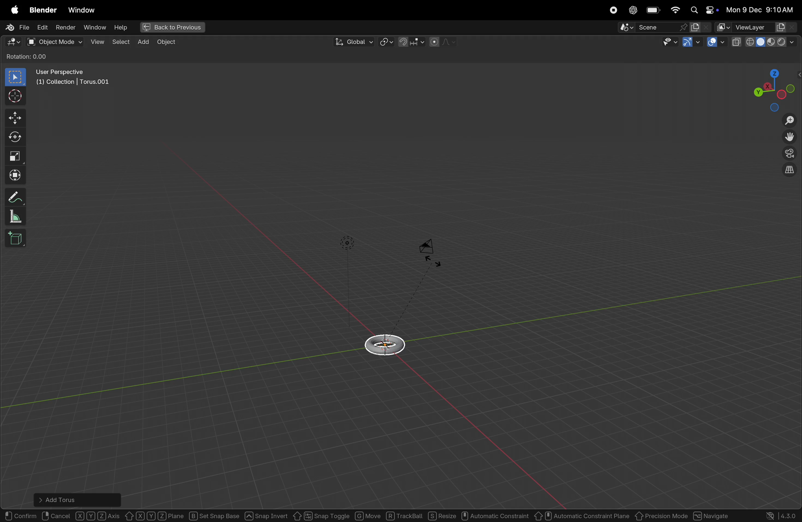 The image size is (802, 522). What do you see at coordinates (54, 42) in the screenshot?
I see `object mode` at bounding box center [54, 42].